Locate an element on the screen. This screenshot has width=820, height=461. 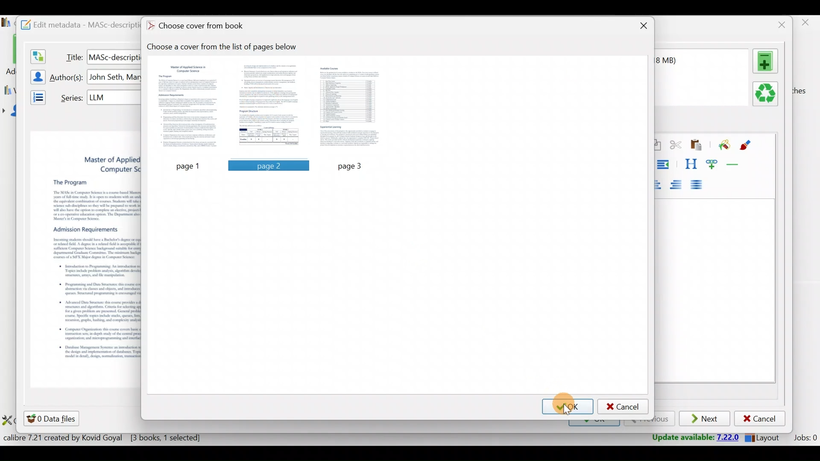
Page 2 is located at coordinates (269, 108).